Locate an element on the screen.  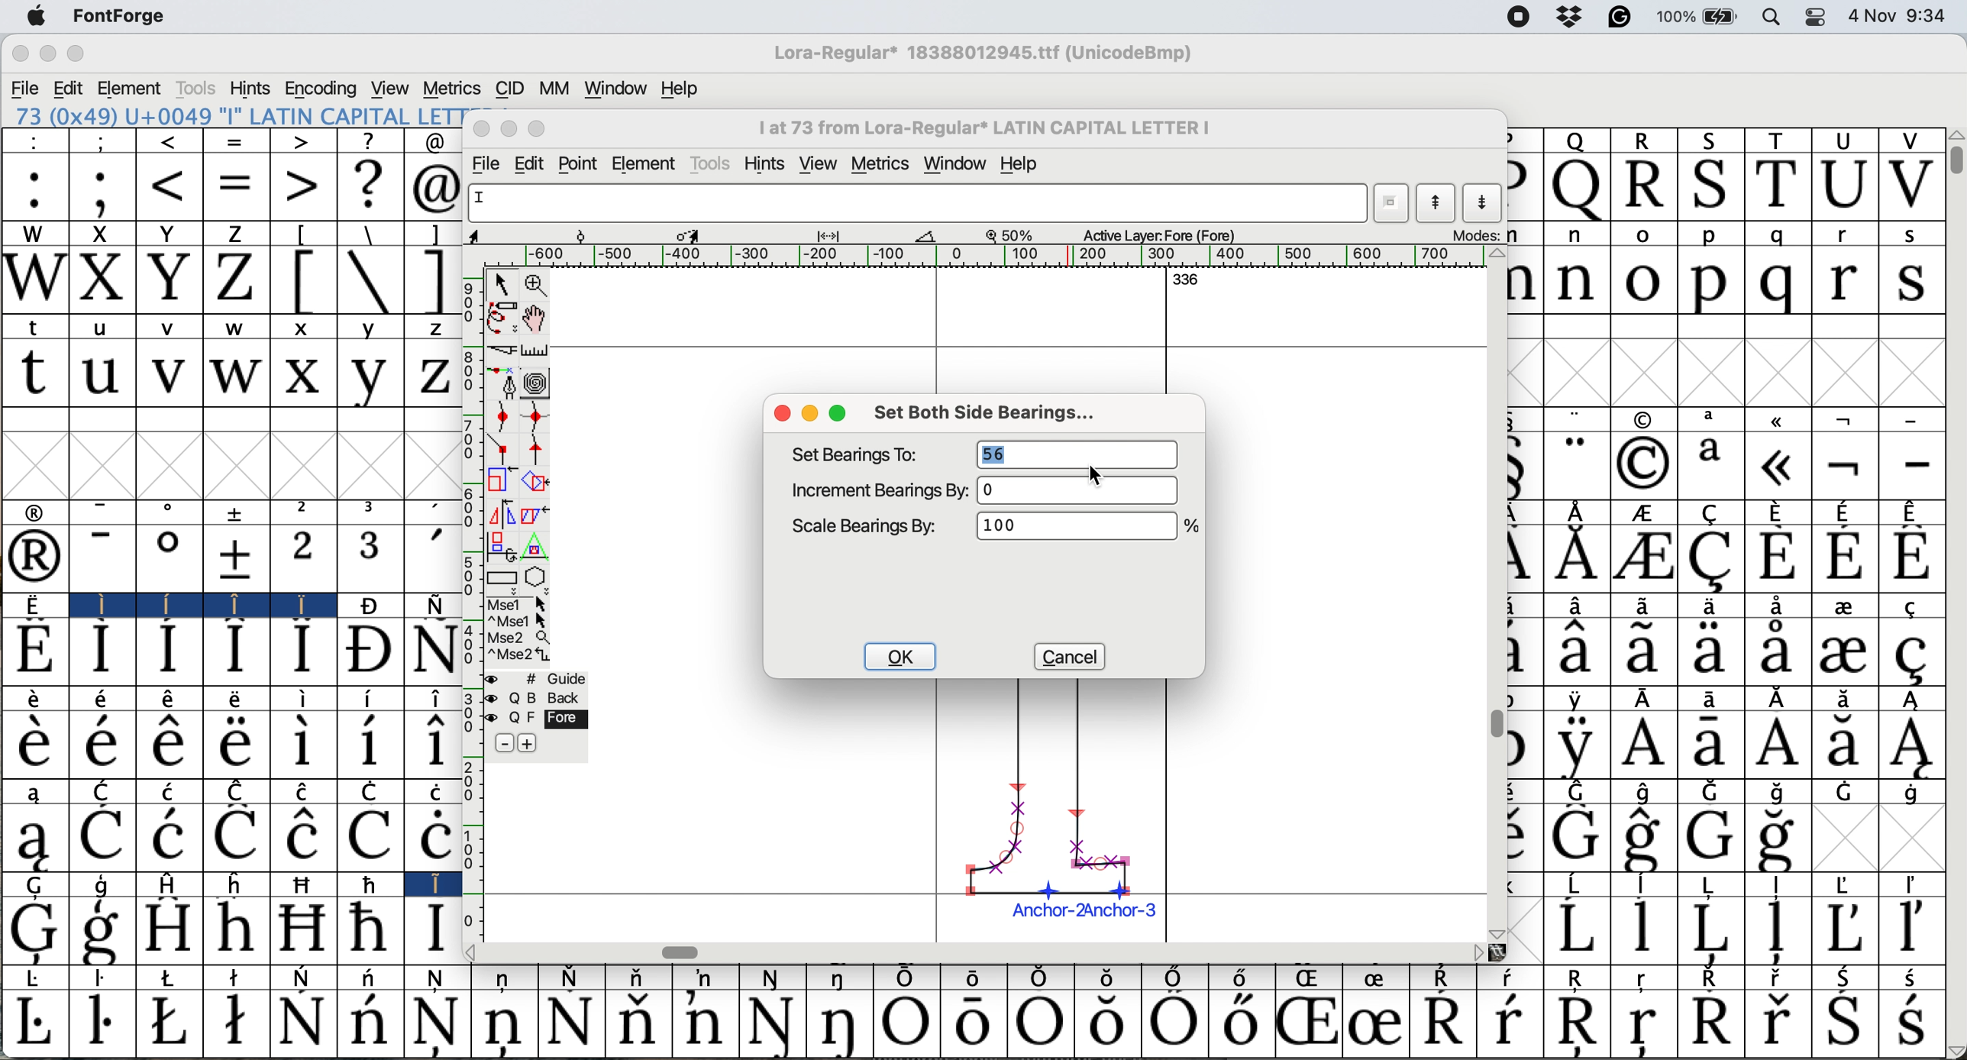
Symbol is located at coordinates (34, 605).